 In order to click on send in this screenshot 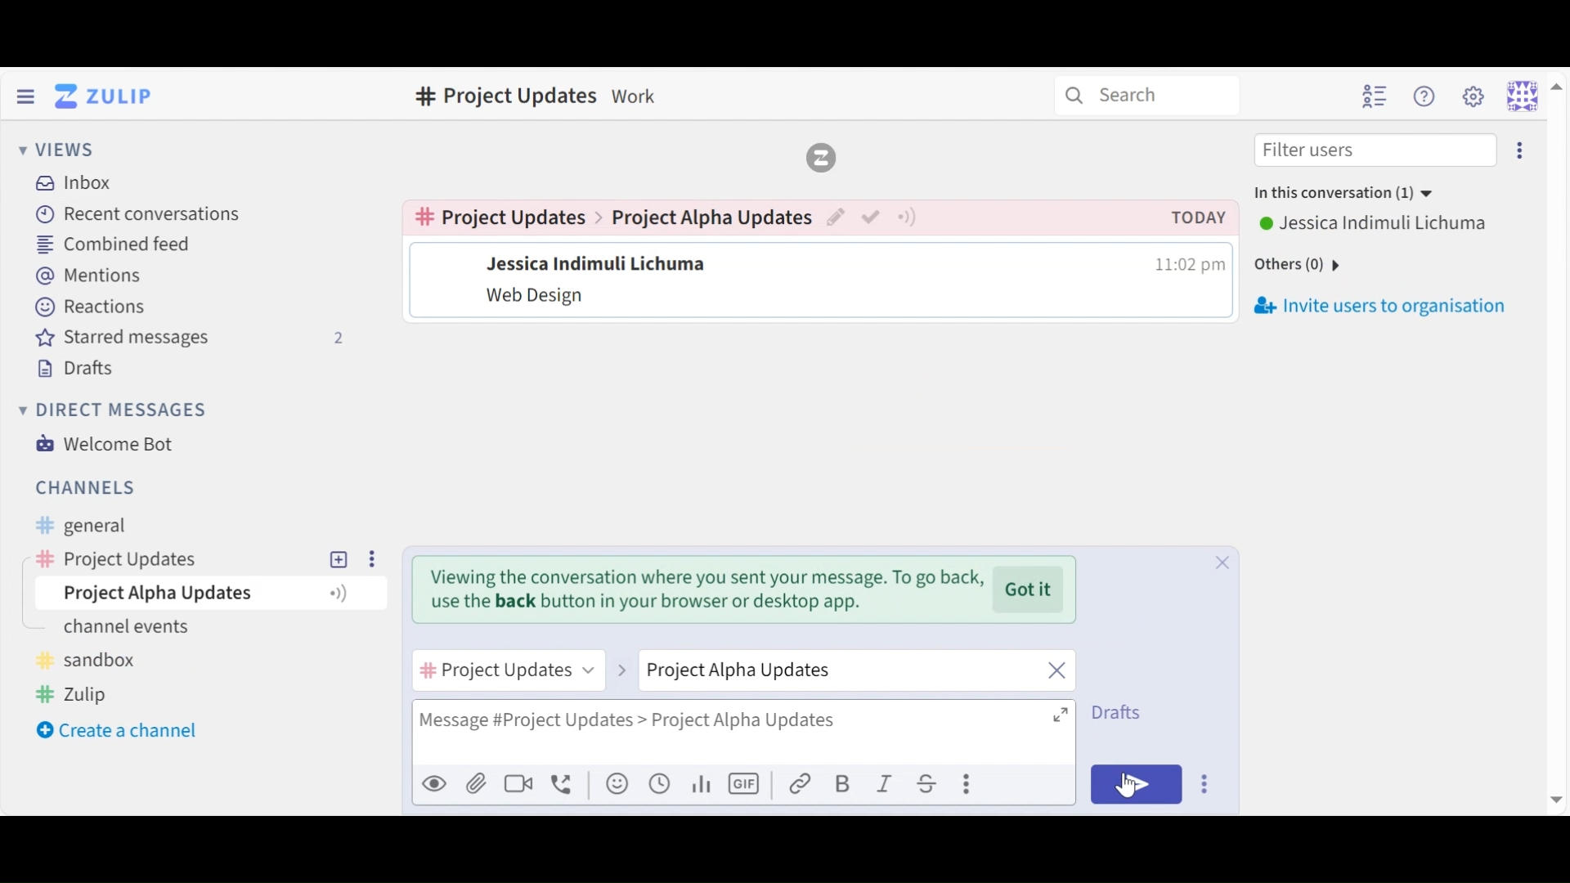, I will do `click(1137, 782)`.